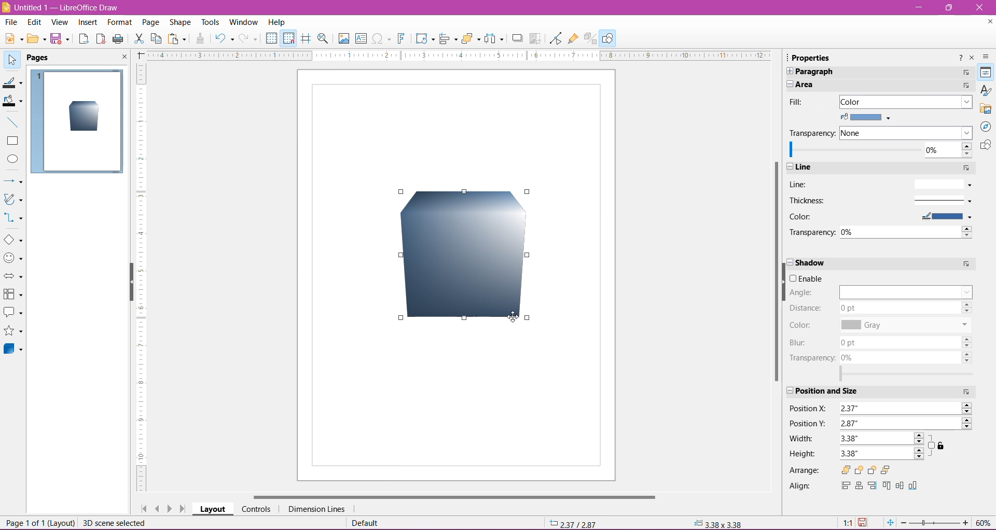 This screenshot has height=530, width=996. What do you see at coordinates (847, 470) in the screenshot?
I see `Bring to Front` at bounding box center [847, 470].